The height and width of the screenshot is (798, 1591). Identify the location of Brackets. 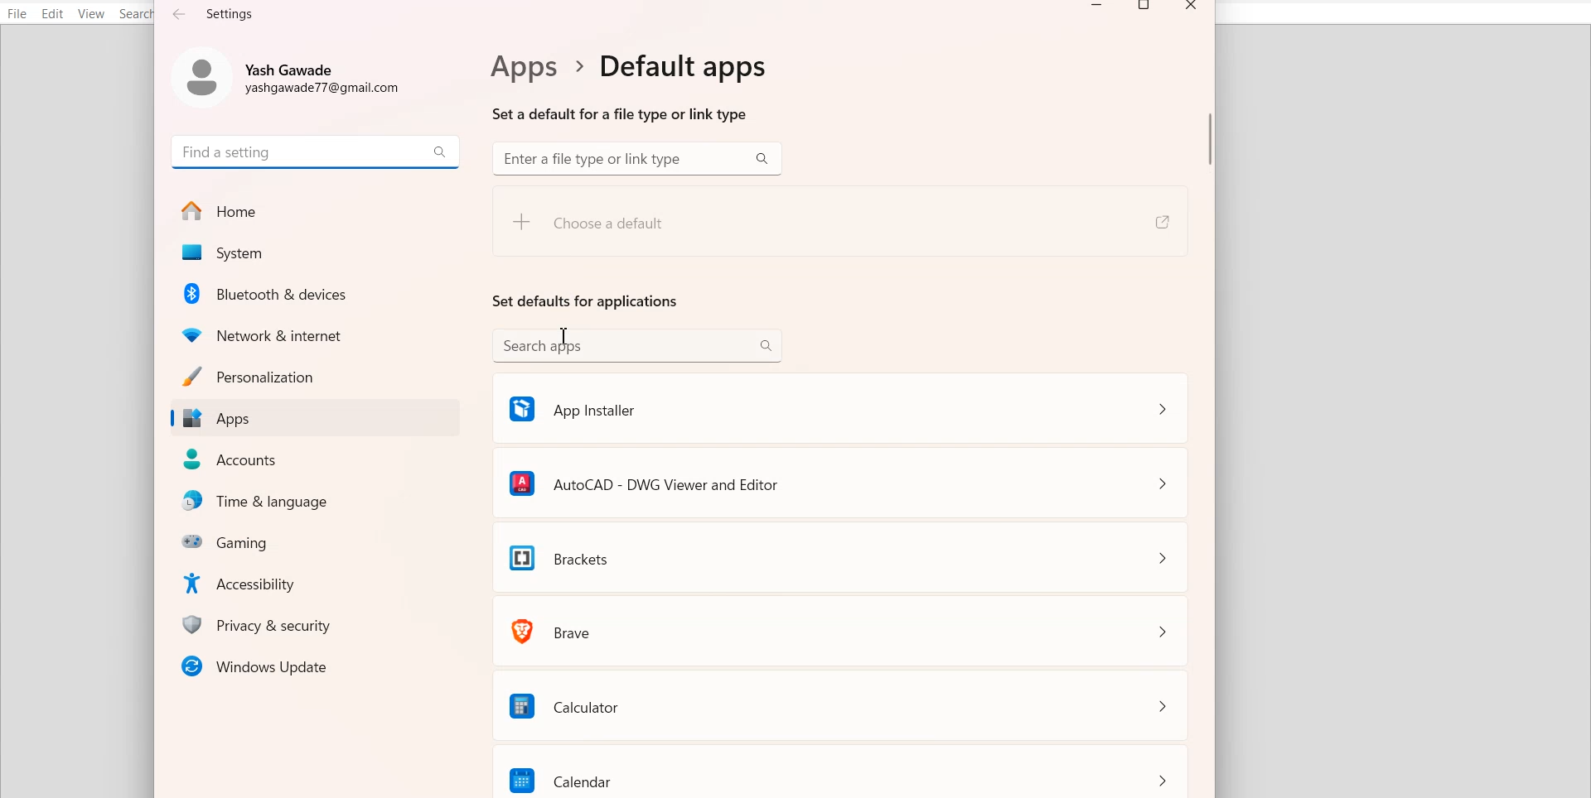
(842, 557).